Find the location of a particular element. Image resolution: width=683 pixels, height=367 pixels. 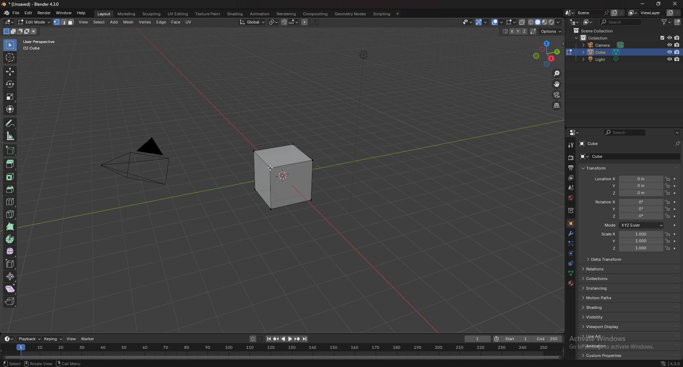

shading is located at coordinates (609, 307).